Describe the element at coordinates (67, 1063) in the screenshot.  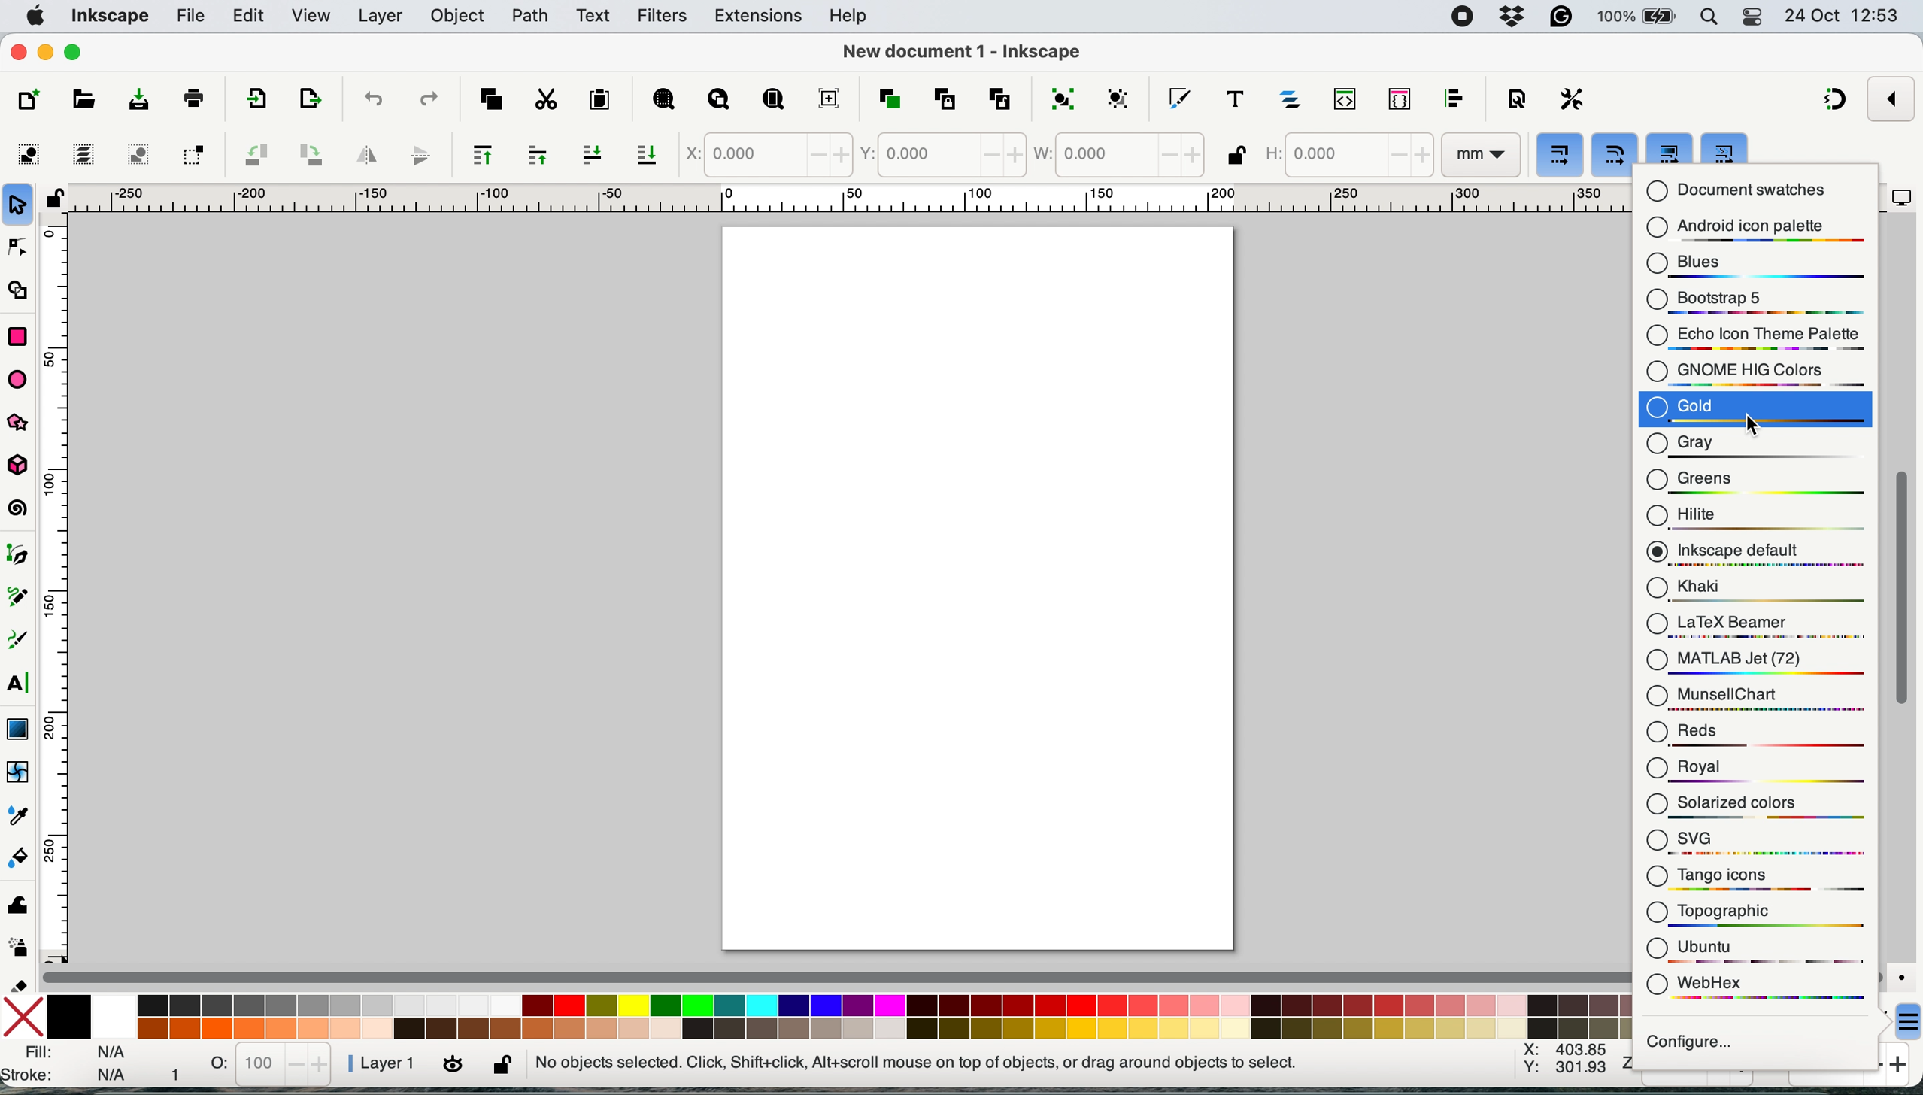
I see `fill and stroke` at that location.